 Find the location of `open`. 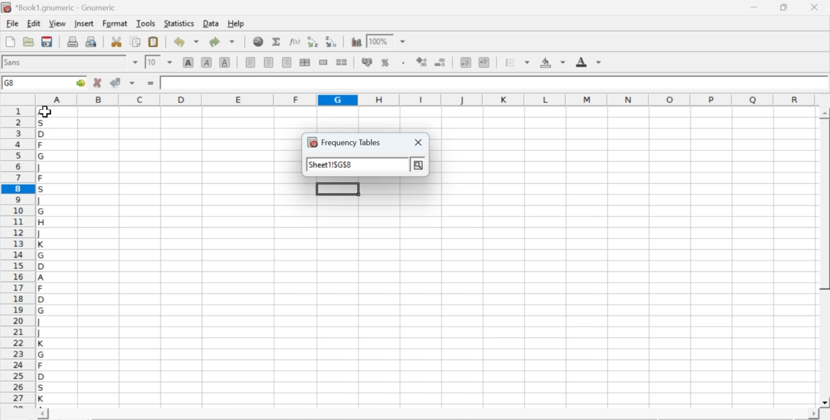

open is located at coordinates (27, 41).